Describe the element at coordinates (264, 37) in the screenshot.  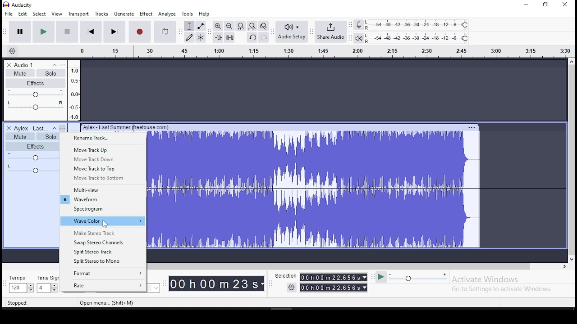
I see `redo` at that location.